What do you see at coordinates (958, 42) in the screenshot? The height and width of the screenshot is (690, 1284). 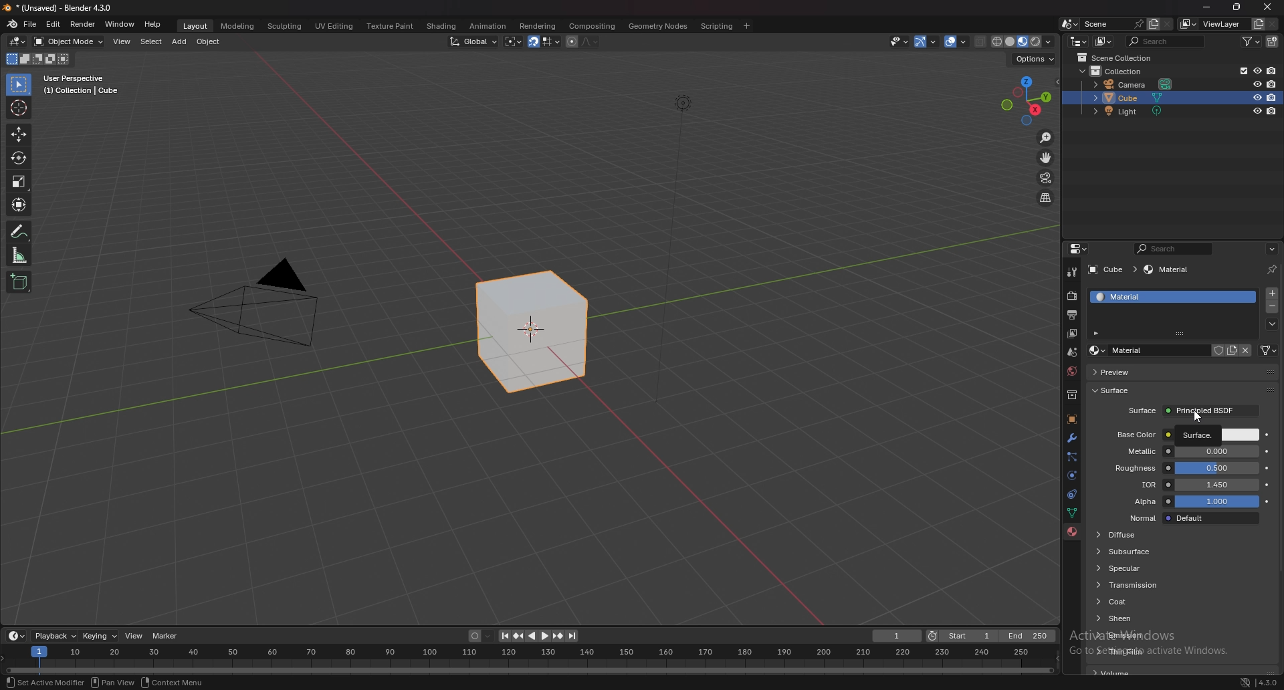 I see `overlays` at bounding box center [958, 42].